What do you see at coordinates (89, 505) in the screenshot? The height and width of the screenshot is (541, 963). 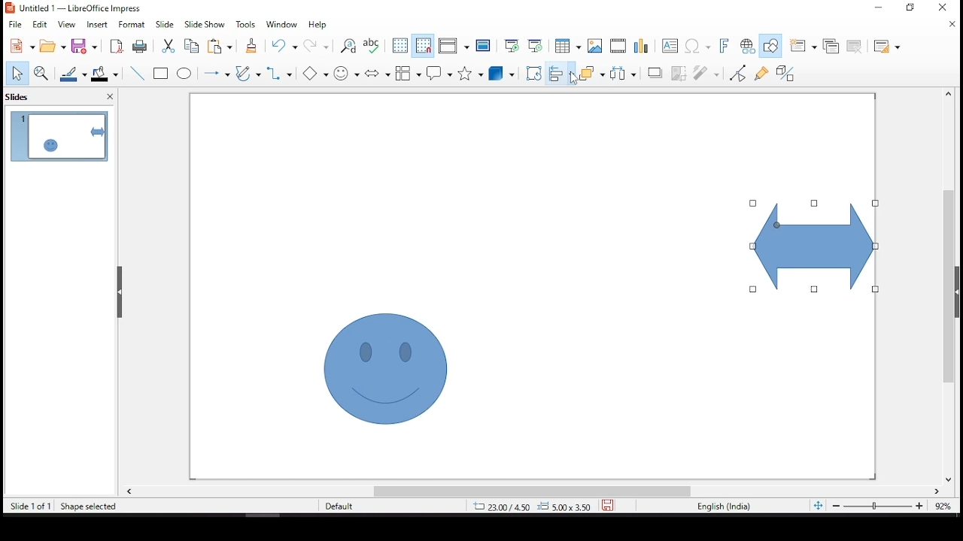 I see `shape selected` at bounding box center [89, 505].